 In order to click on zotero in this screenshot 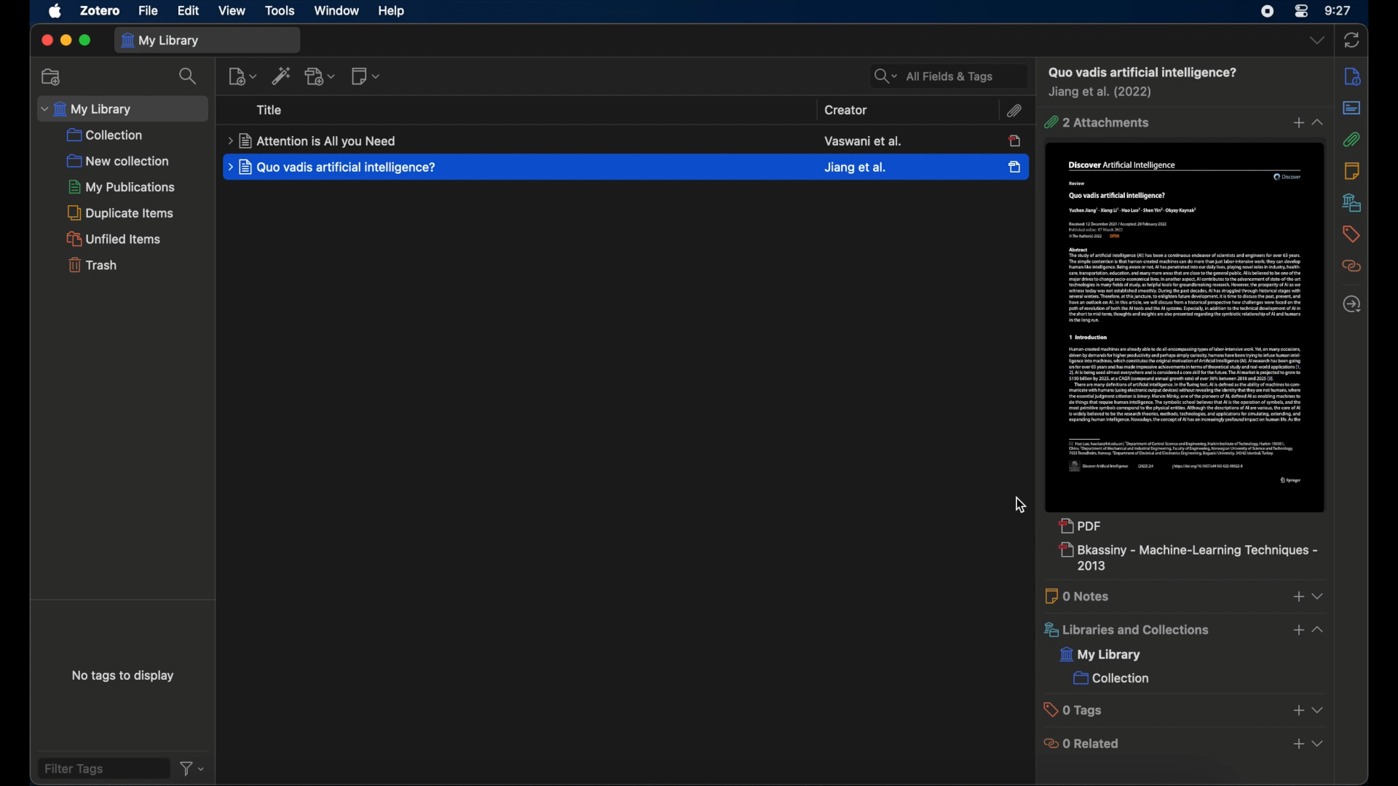, I will do `click(100, 10)`.